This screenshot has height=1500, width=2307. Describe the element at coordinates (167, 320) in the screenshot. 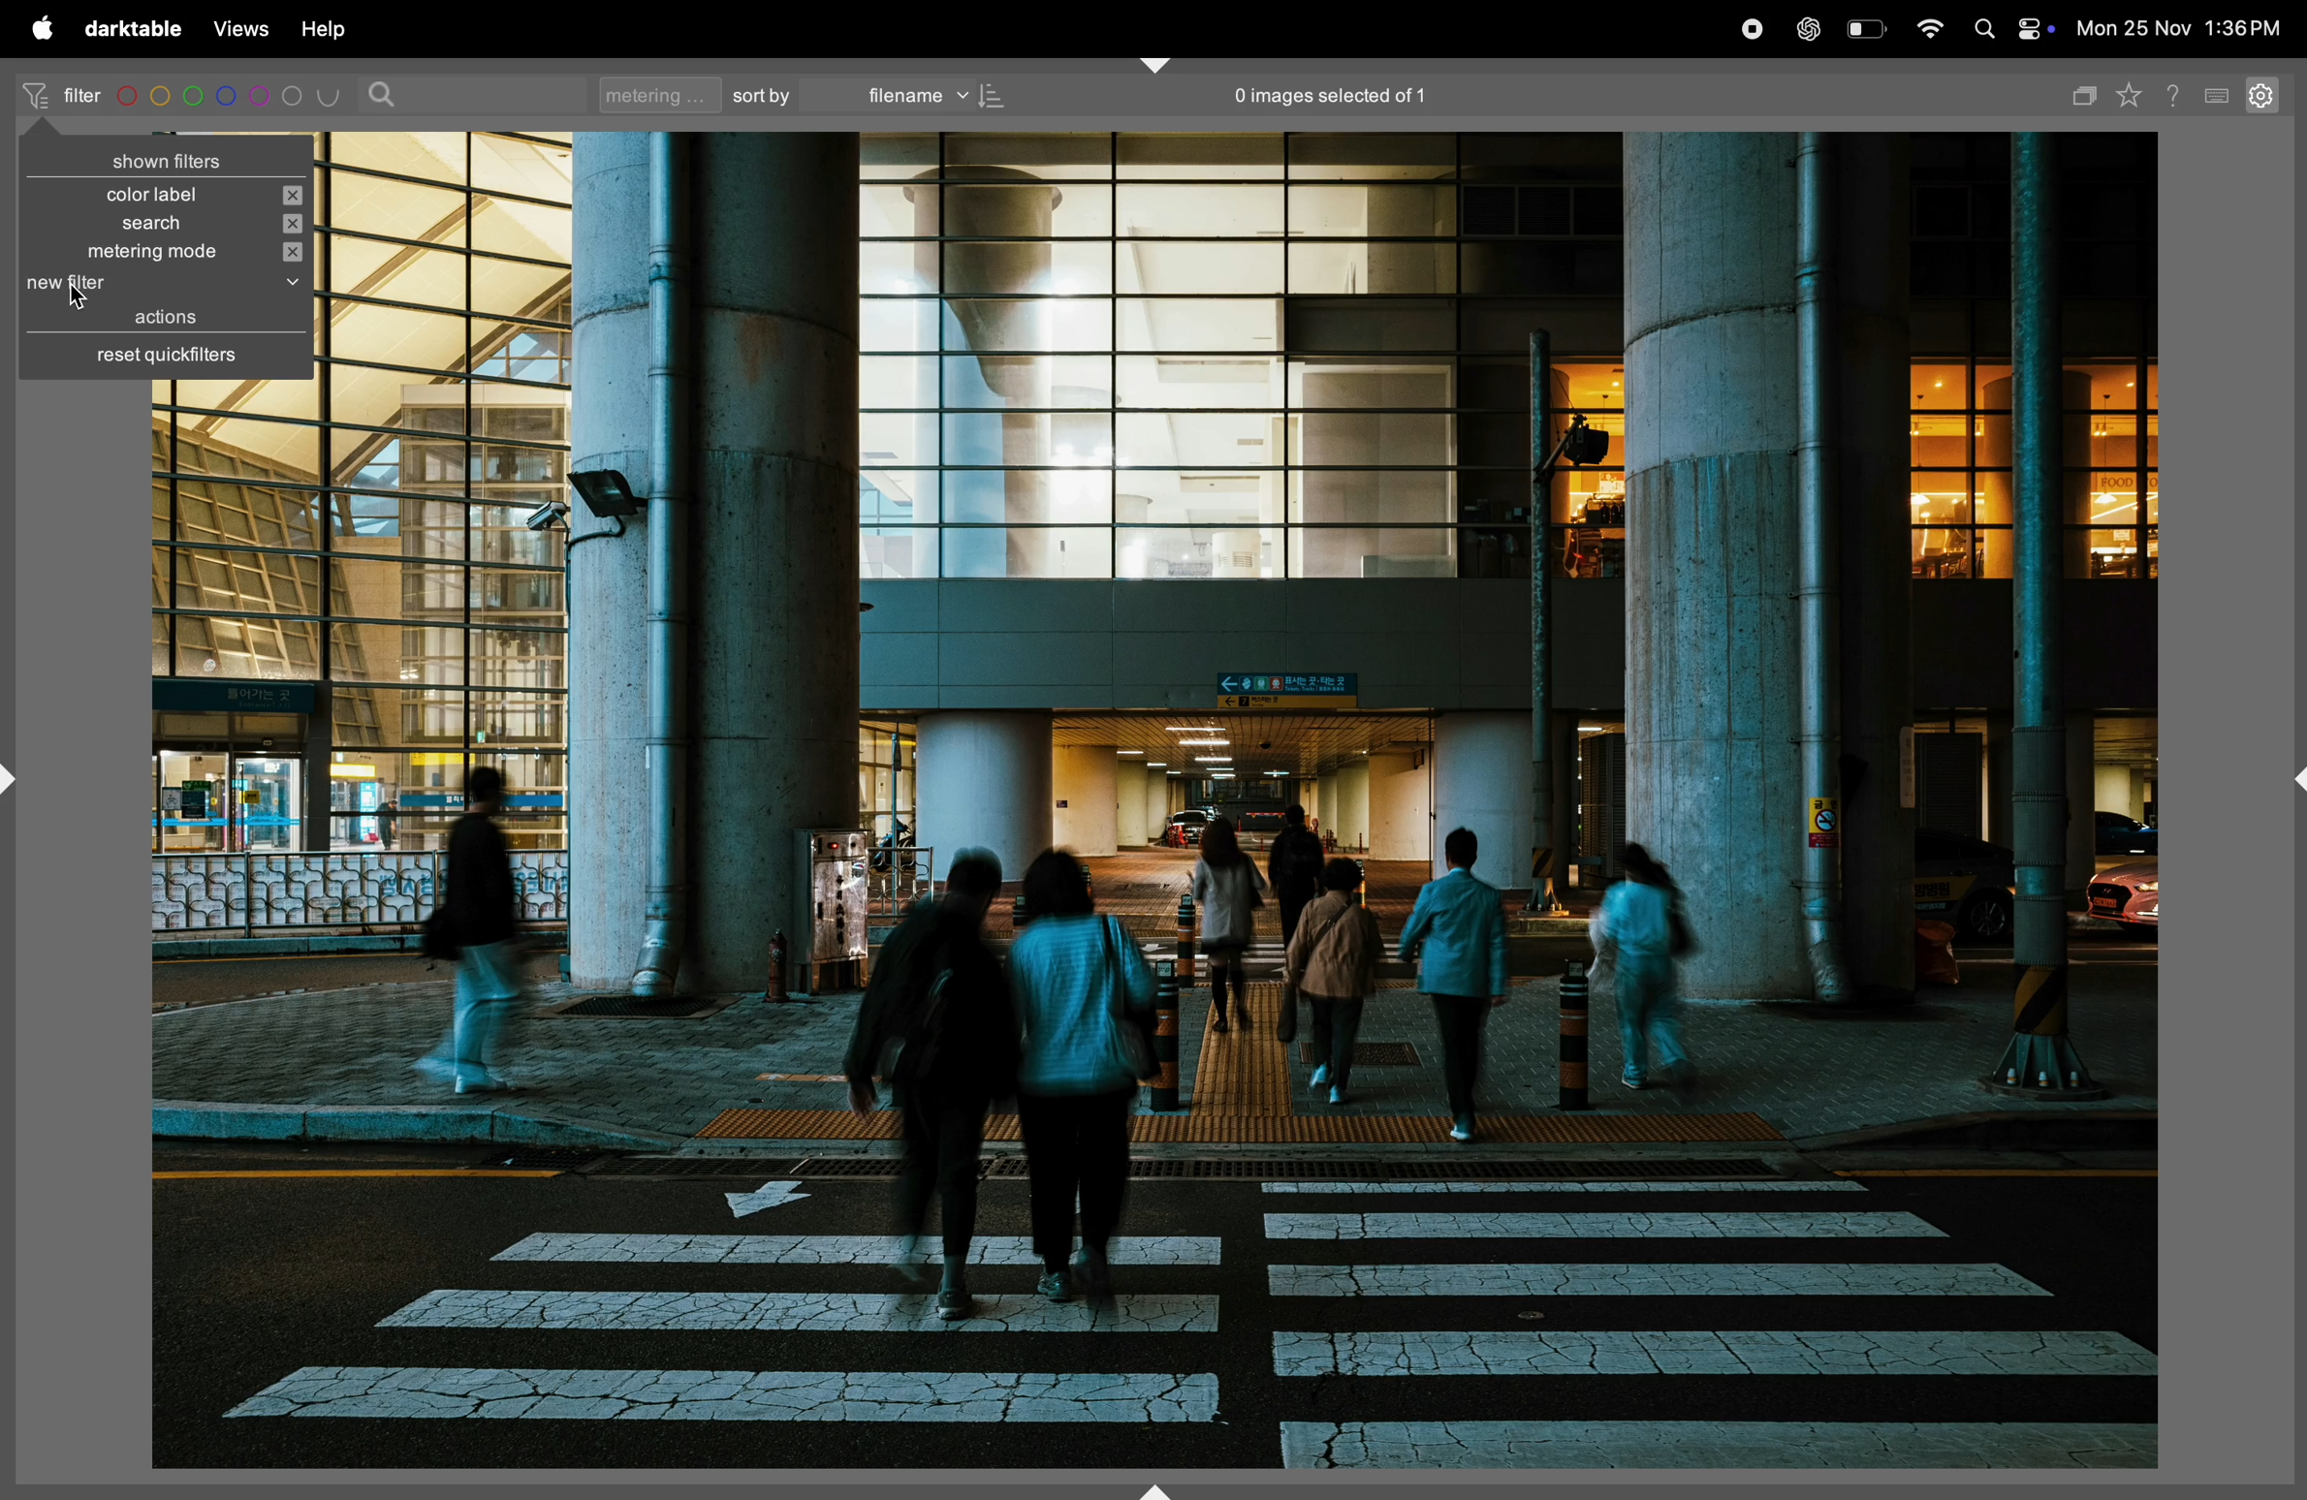

I see `actions` at that location.